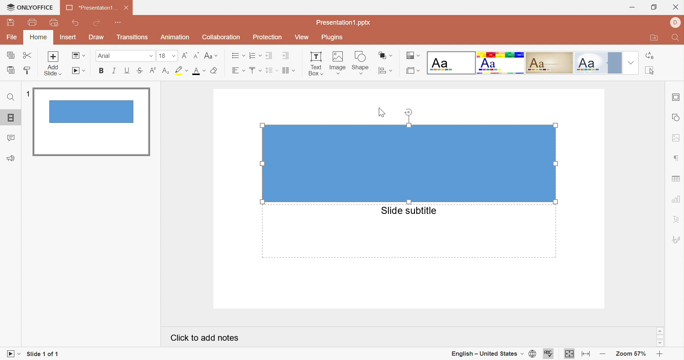  What do you see at coordinates (549, 355) in the screenshot?
I see `Spell checking` at bounding box center [549, 355].